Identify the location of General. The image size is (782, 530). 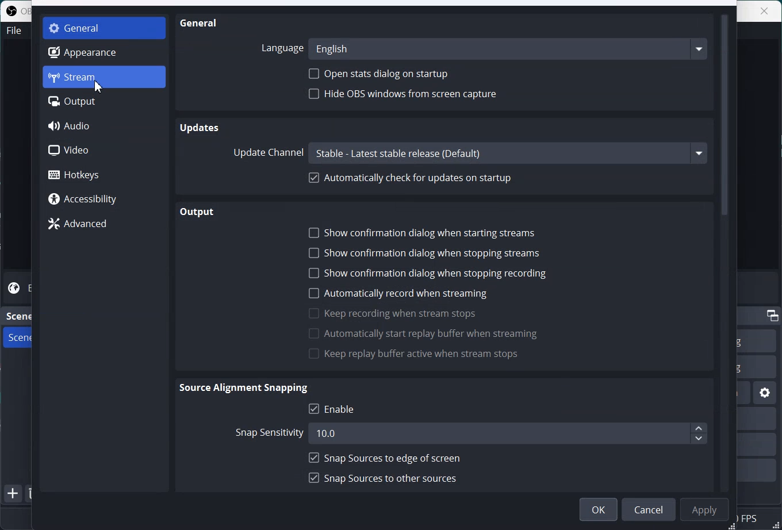
(103, 27).